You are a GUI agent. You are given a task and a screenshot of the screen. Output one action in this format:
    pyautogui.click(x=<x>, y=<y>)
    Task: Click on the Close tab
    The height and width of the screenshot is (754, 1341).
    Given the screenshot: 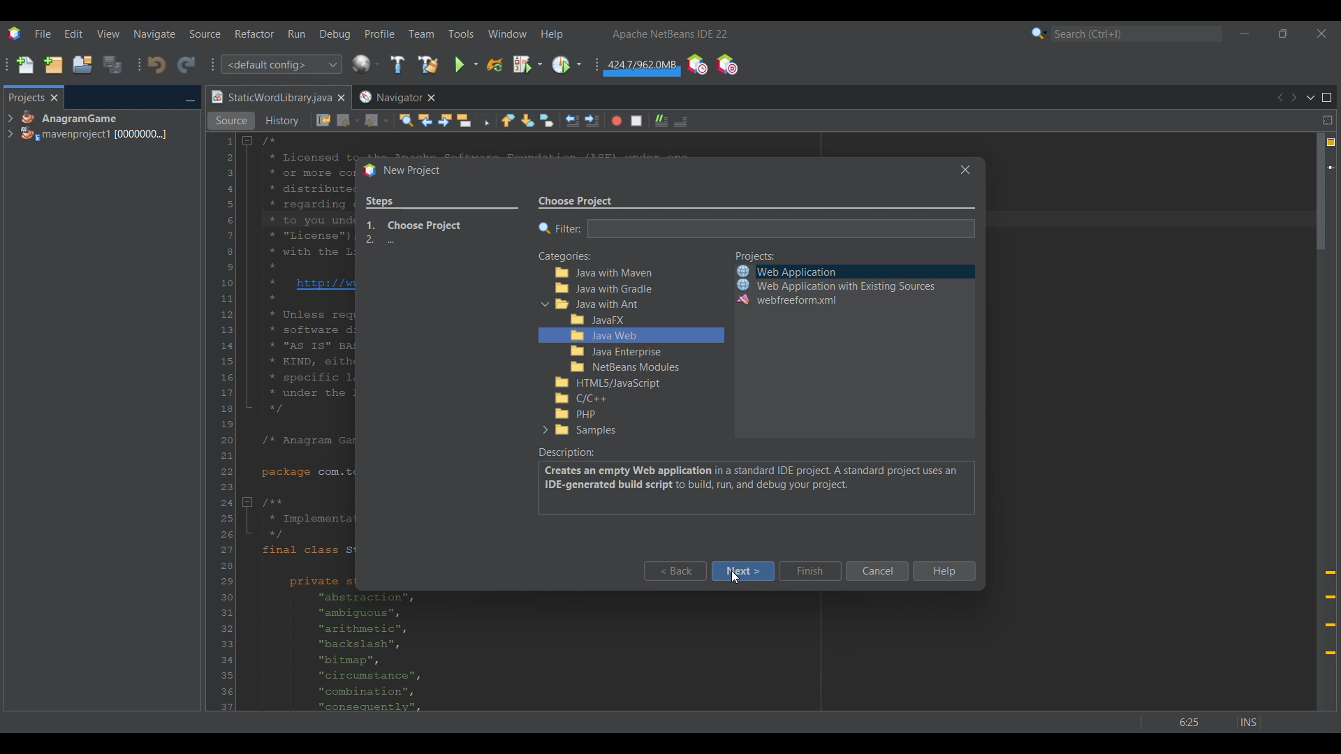 What is the action you would take?
    pyautogui.click(x=54, y=98)
    